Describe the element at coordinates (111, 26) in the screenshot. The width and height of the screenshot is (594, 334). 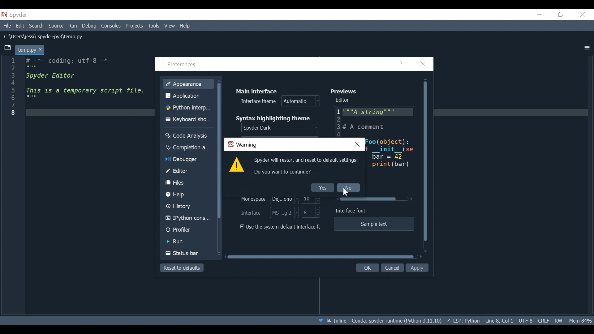
I see `Consoles` at that location.